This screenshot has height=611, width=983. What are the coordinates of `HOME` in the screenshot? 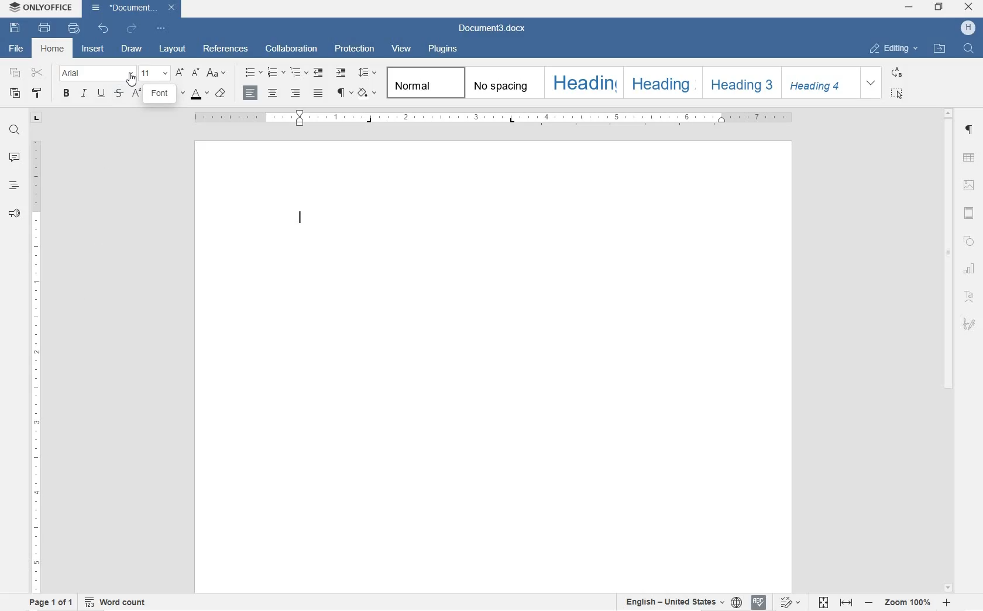 It's located at (52, 49).